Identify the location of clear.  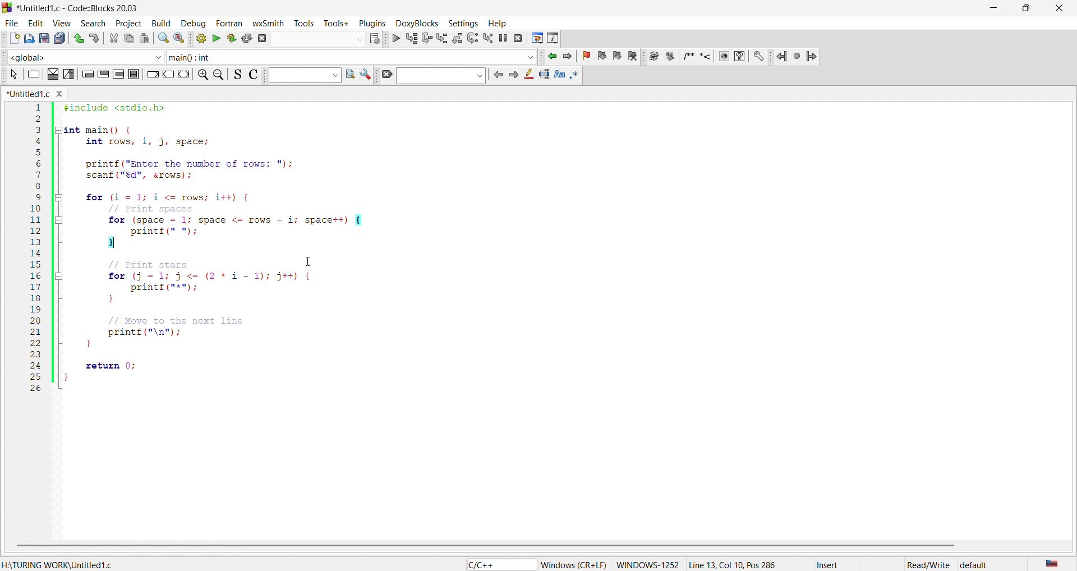
(385, 75).